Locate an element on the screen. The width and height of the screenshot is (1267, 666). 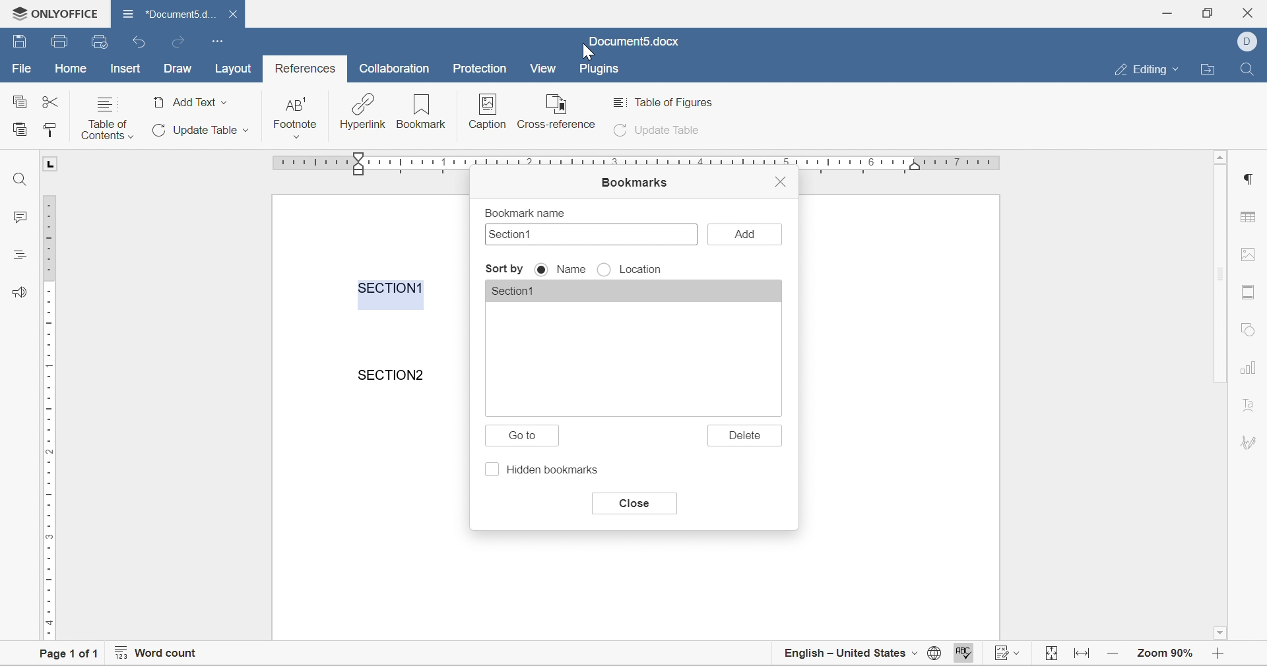
find is located at coordinates (1247, 67).